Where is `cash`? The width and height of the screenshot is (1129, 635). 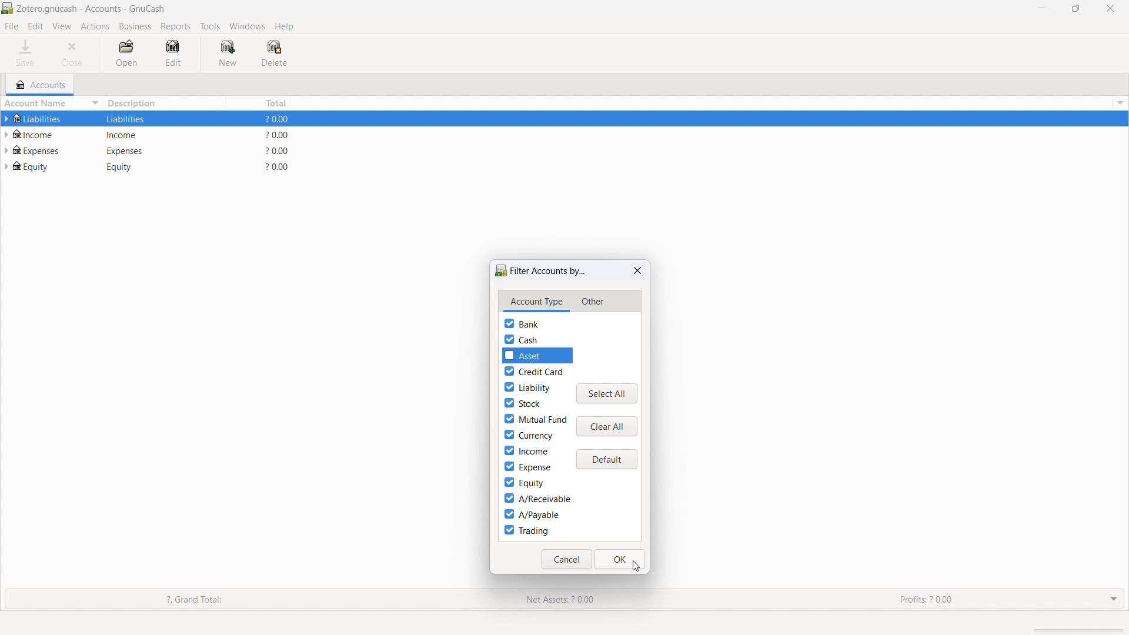
cash is located at coordinates (521, 339).